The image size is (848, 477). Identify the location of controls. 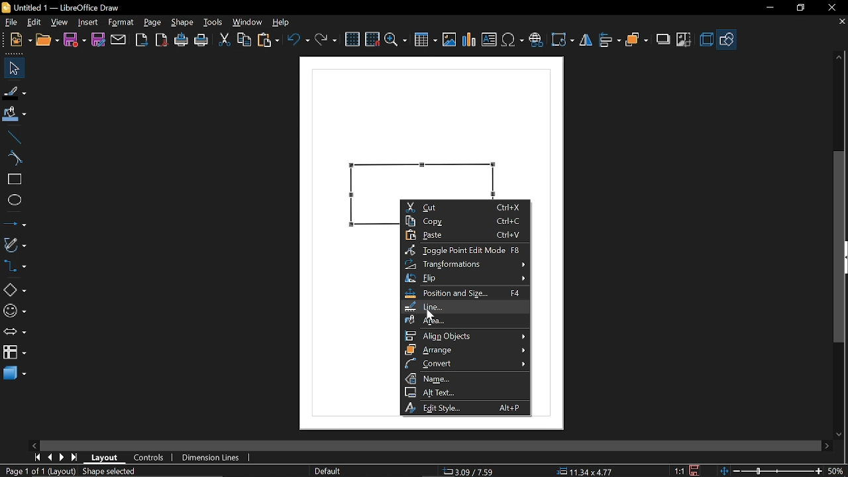
(149, 458).